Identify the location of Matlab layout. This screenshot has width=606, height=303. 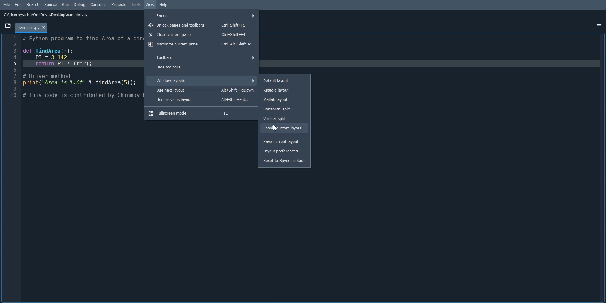
(284, 99).